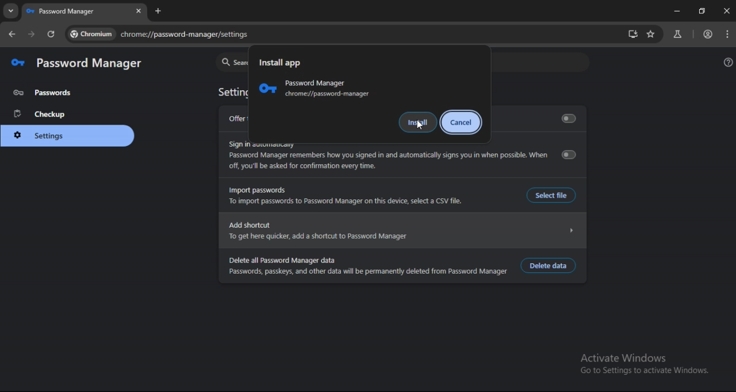  Describe the element at coordinates (402, 160) in the screenshot. I see `Sign in automaticallyPassword Manager remembers how you signed in and automatically signs you in when possible. Whenoff, you'll be asked for confirmation every time.` at that location.